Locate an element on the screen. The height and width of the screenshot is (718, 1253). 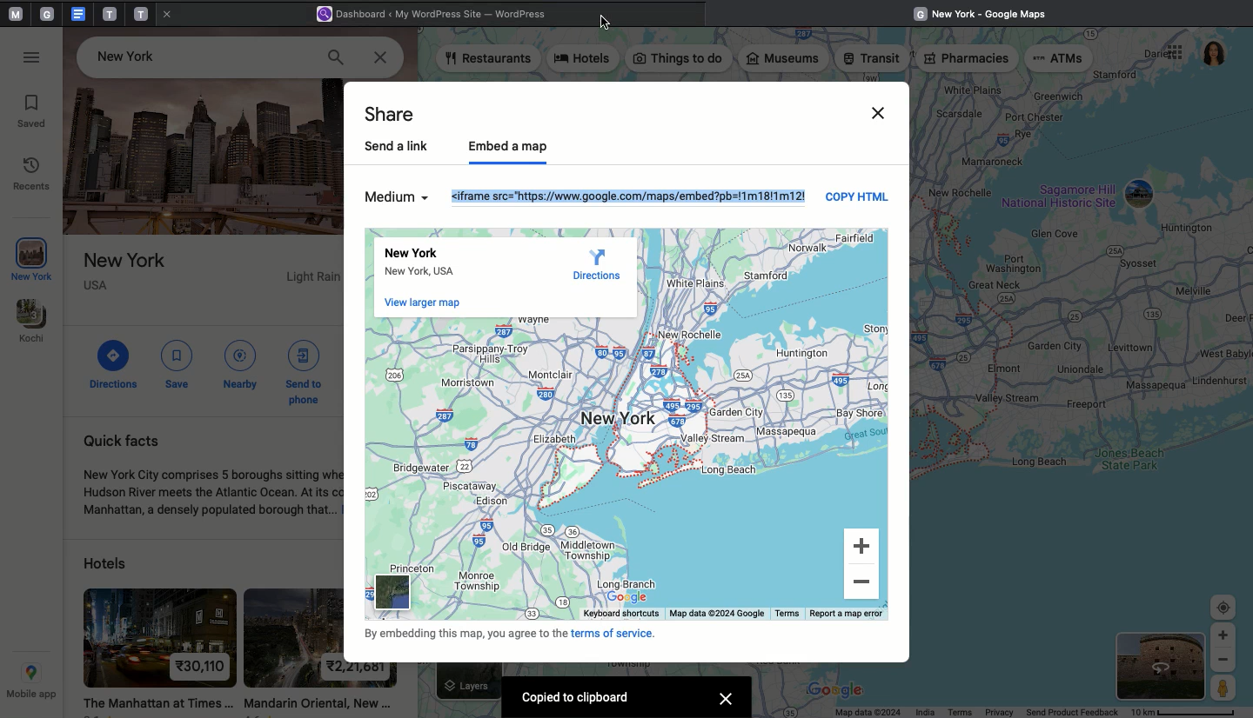
Target is located at coordinates (1223, 608).